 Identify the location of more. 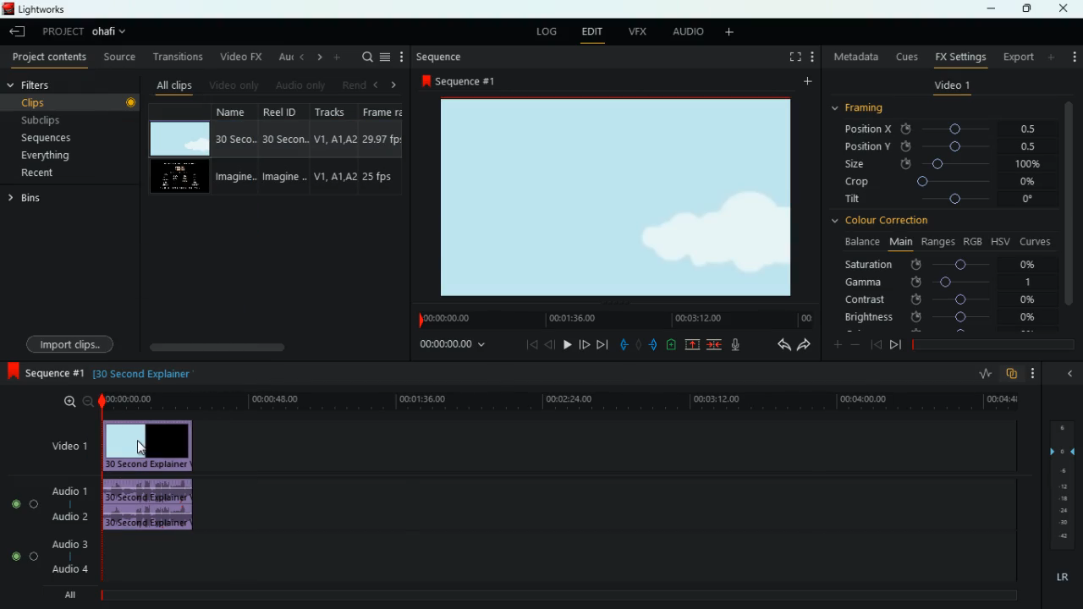
(805, 82).